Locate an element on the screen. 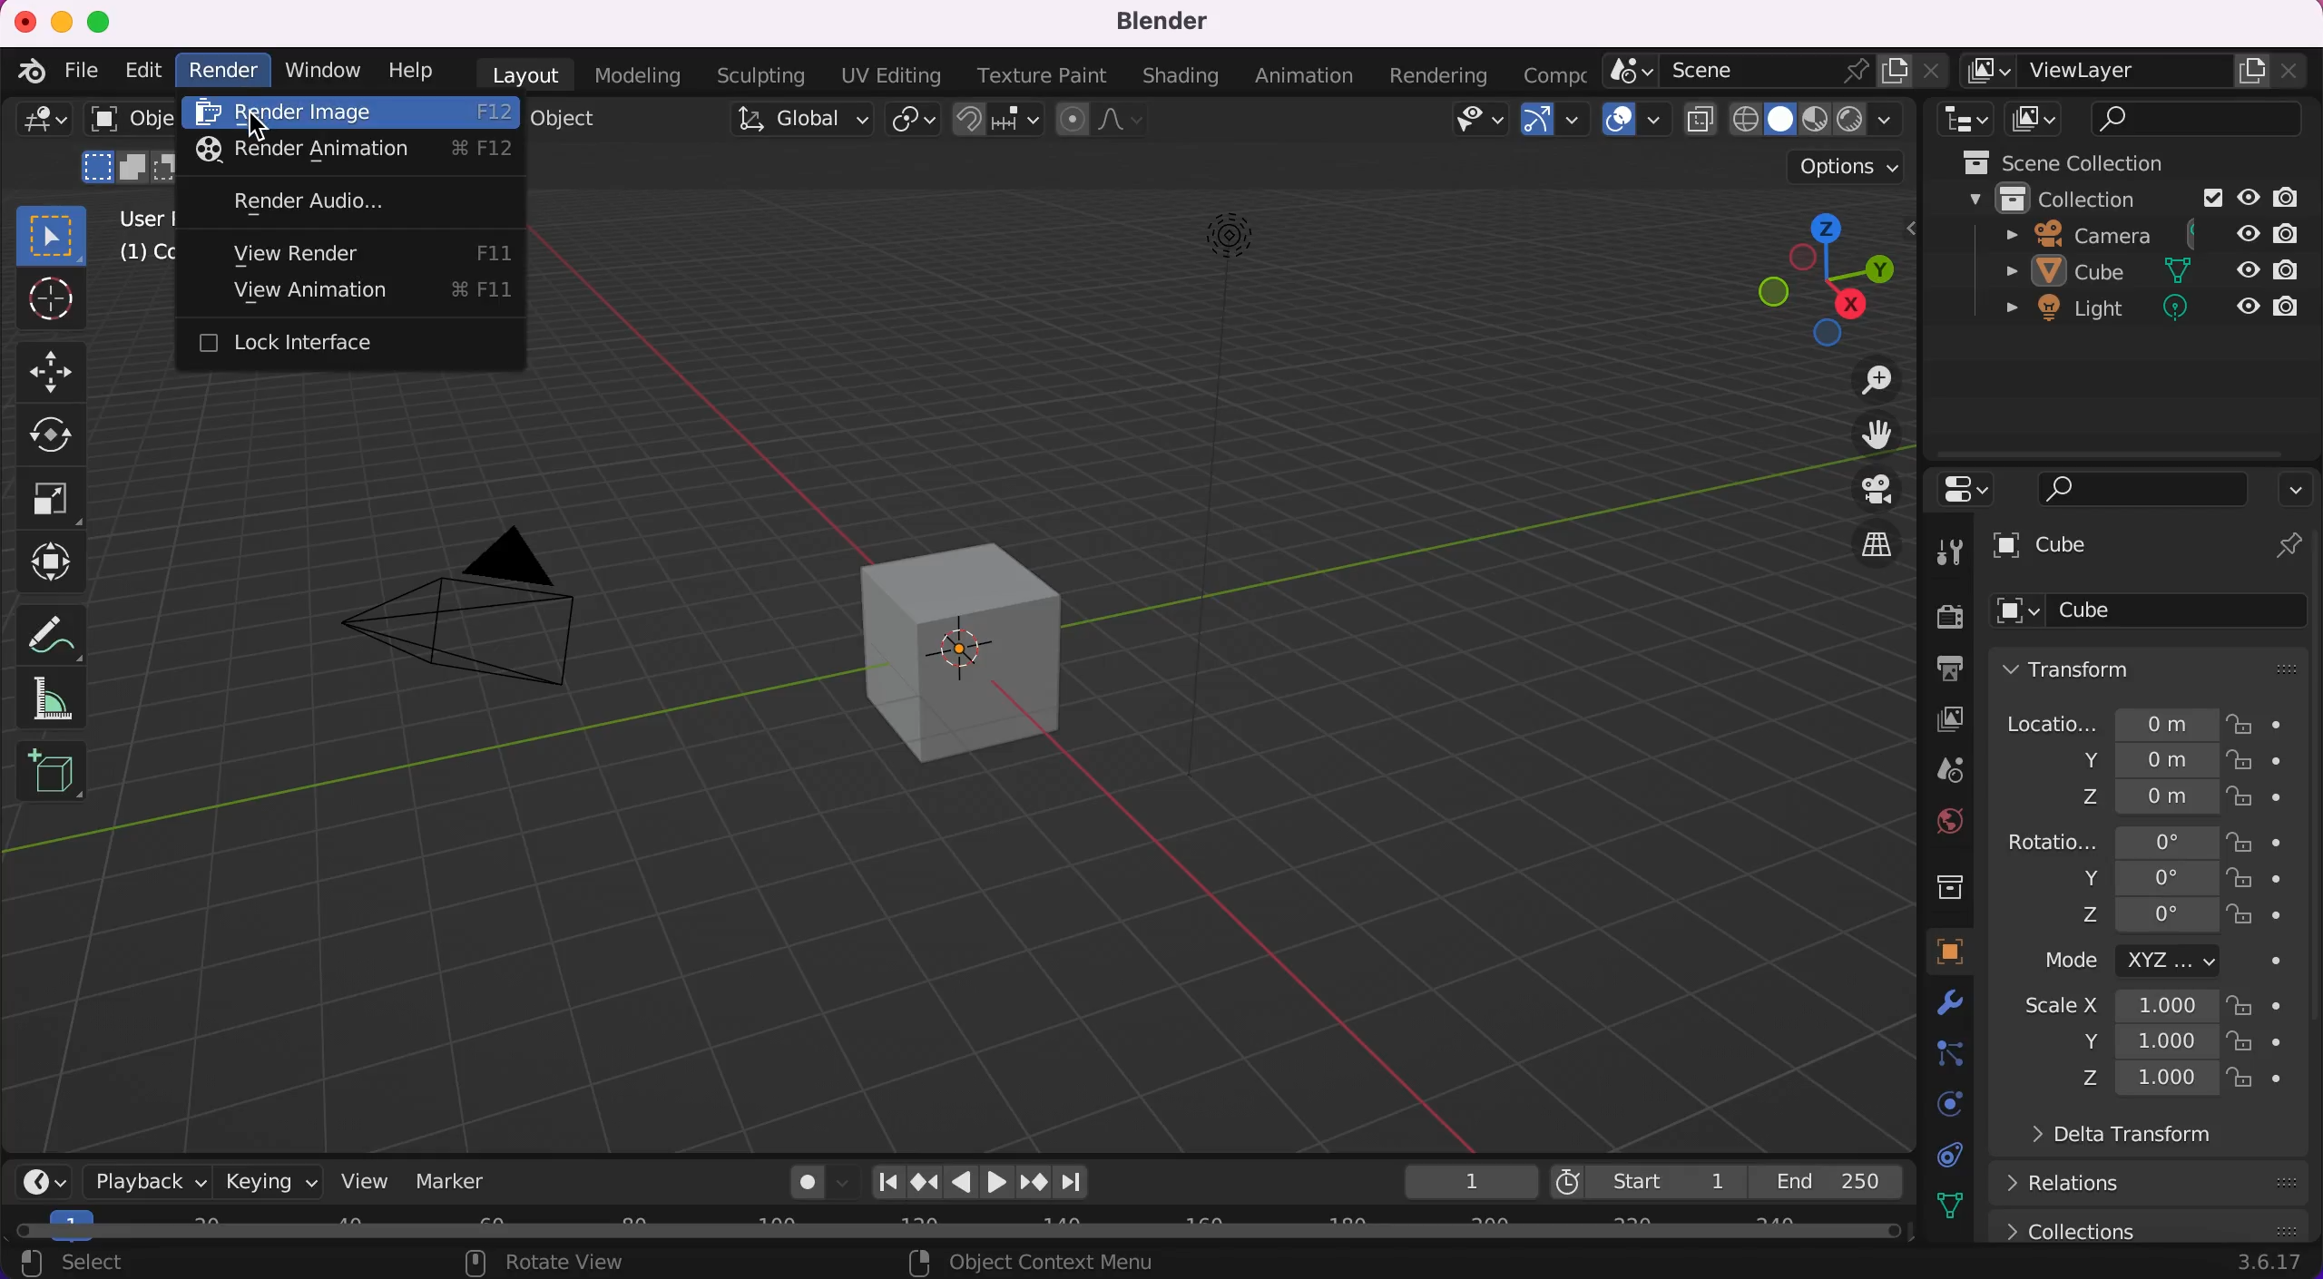  collections is located at coordinates (2154, 1227).